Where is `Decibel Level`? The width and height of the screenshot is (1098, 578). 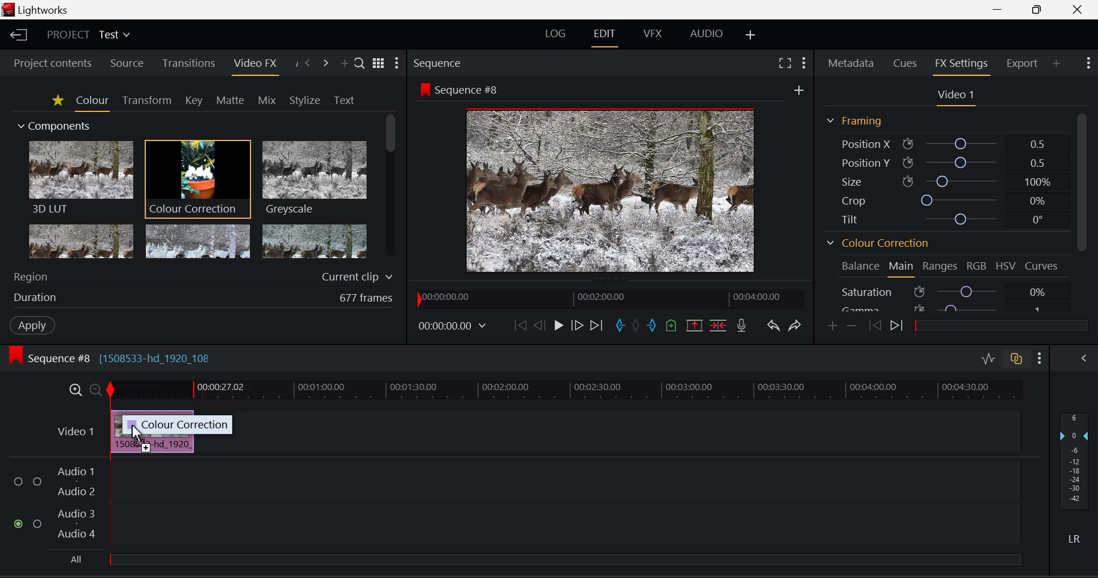 Decibel Level is located at coordinates (1077, 480).